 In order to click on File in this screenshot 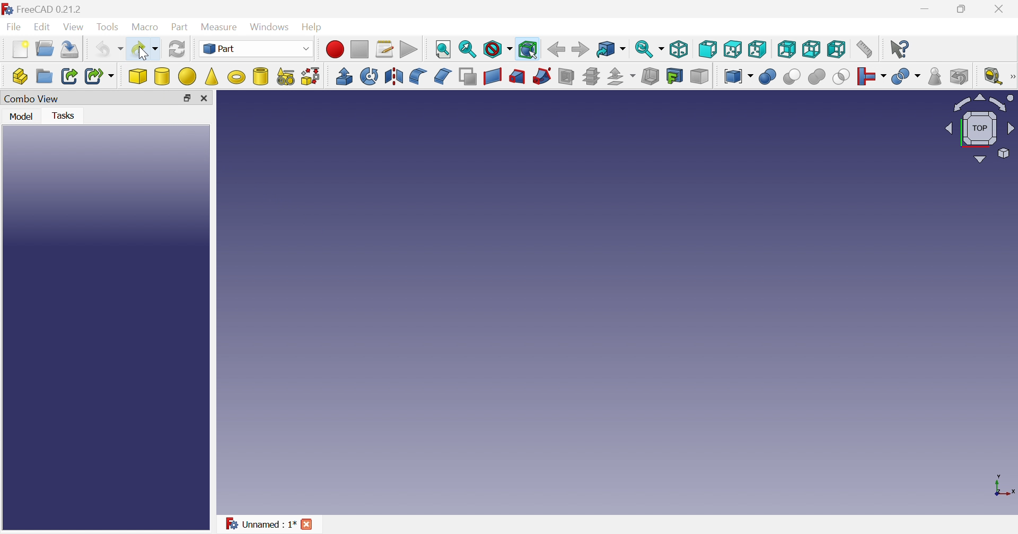, I will do `click(13, 27)`.